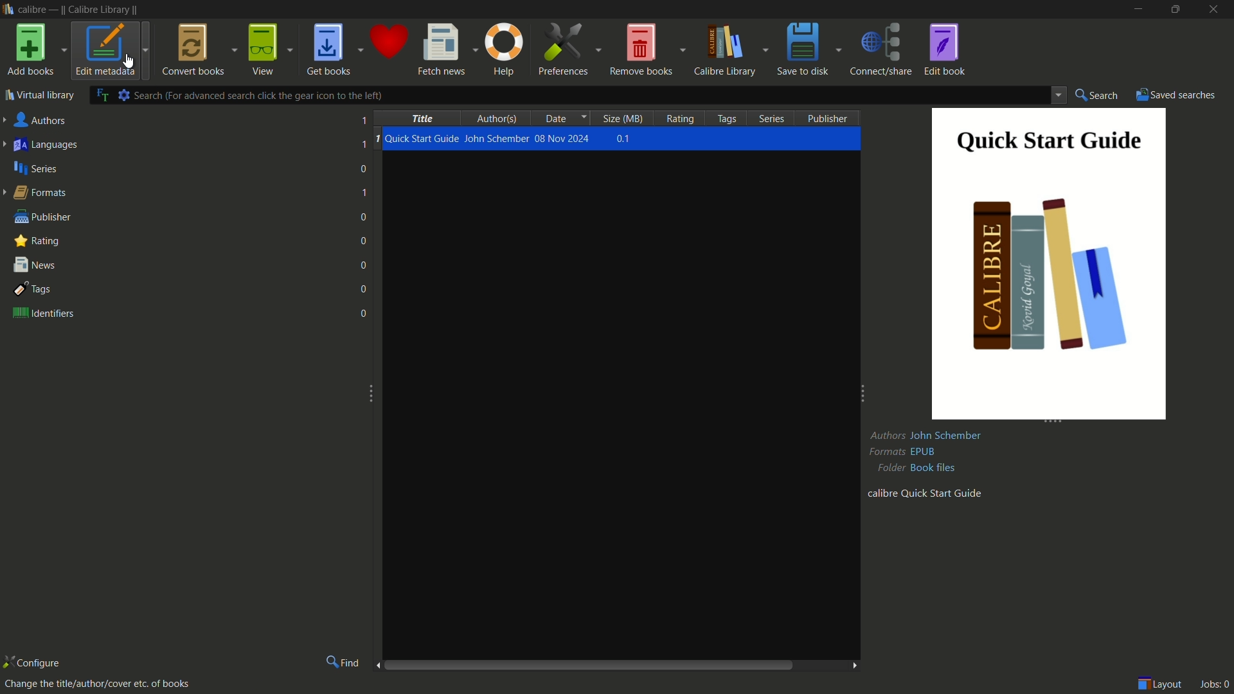 The width and height of the screenshot is (1234, 694). What do you see at coordinates (422, 139) in the screenshot?
I see ` Quick Start Guide` at bounding box center [422, 139].